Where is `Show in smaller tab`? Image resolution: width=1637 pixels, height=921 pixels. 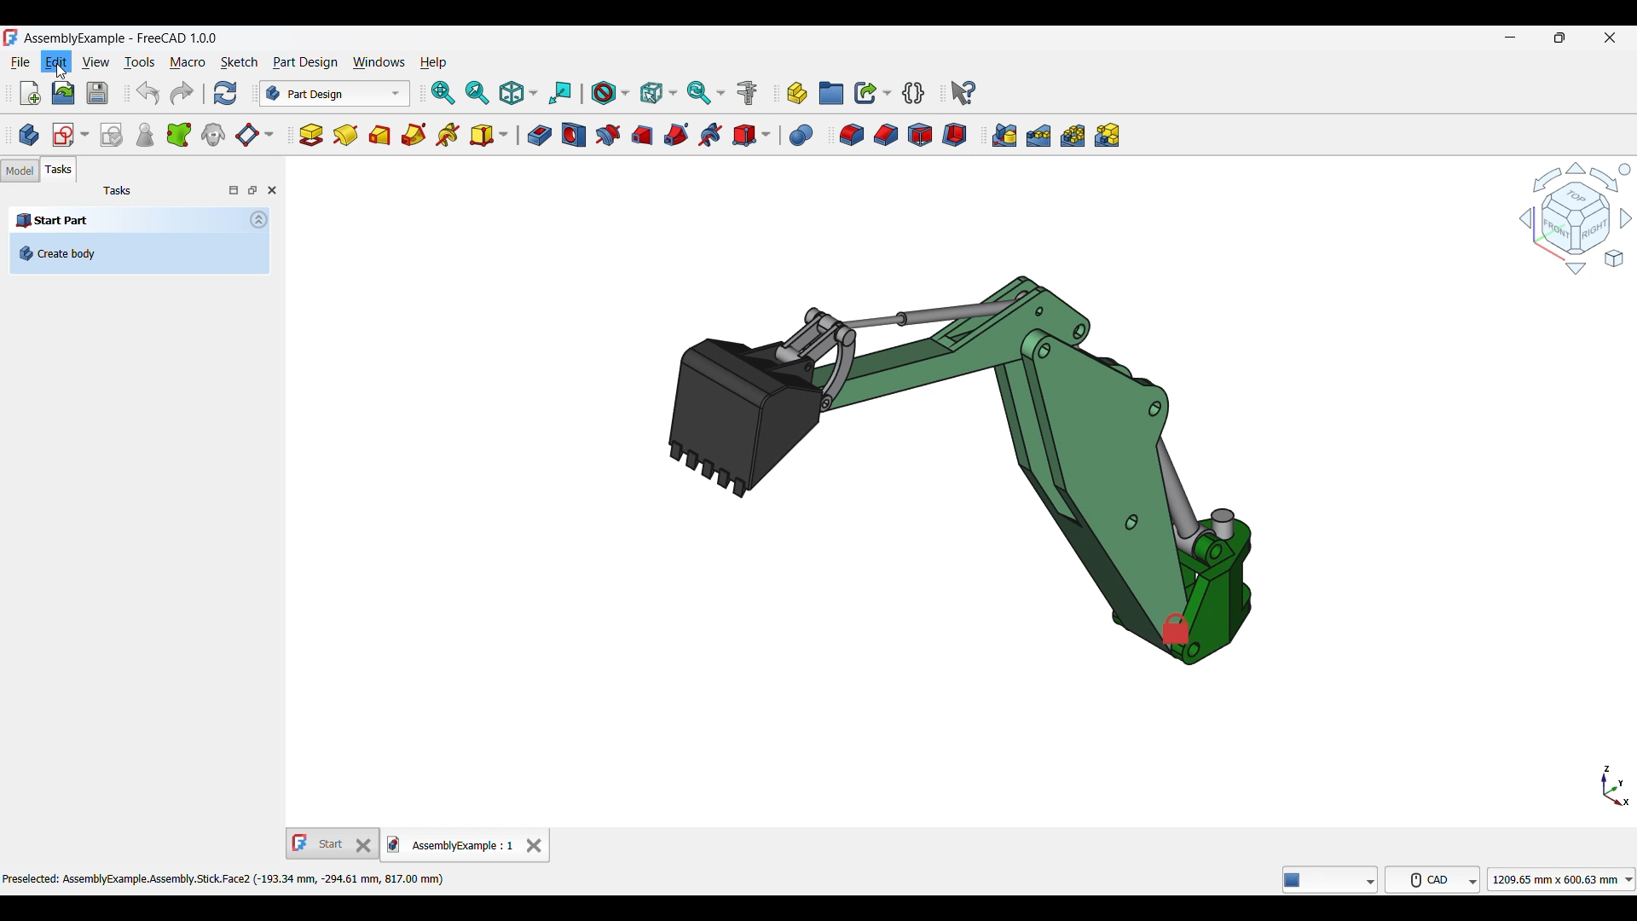
Show in smaller tab is located at coordinates (1560, 38).